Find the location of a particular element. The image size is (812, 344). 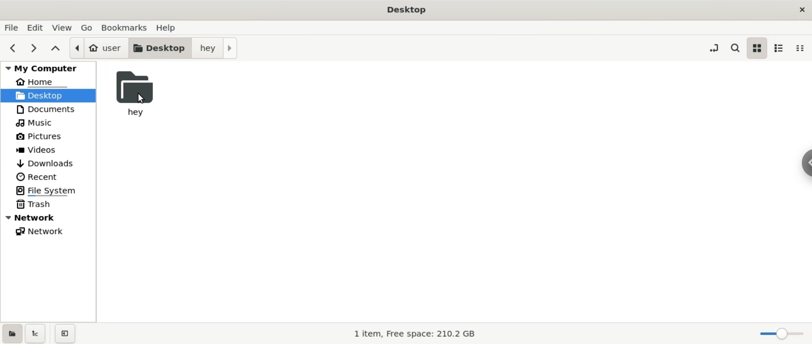

documents is located at coordinates (49, 109).